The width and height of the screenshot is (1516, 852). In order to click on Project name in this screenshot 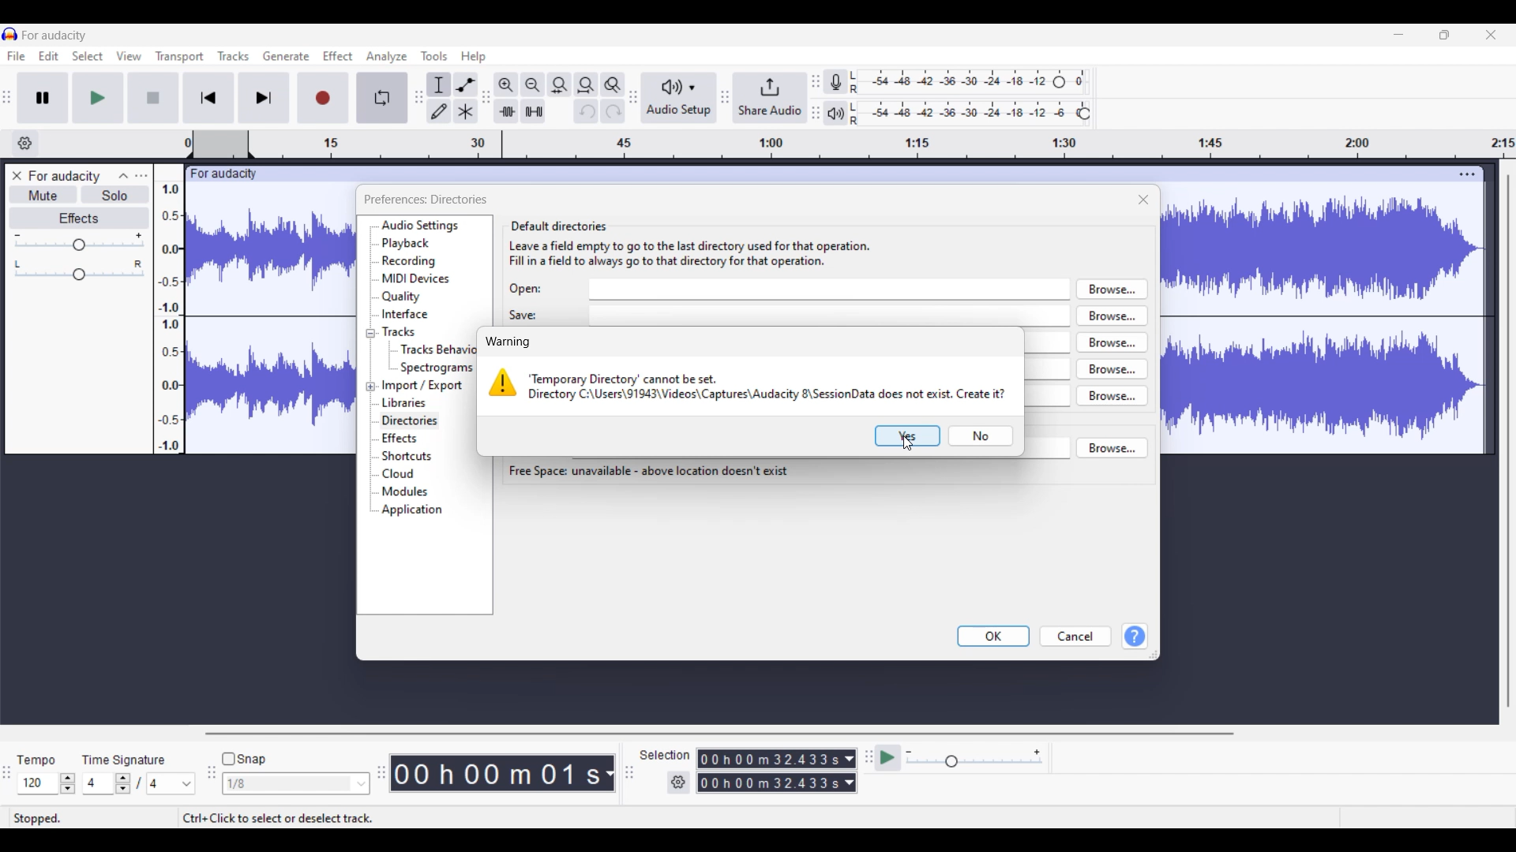, I will do `click(54, 35)`.